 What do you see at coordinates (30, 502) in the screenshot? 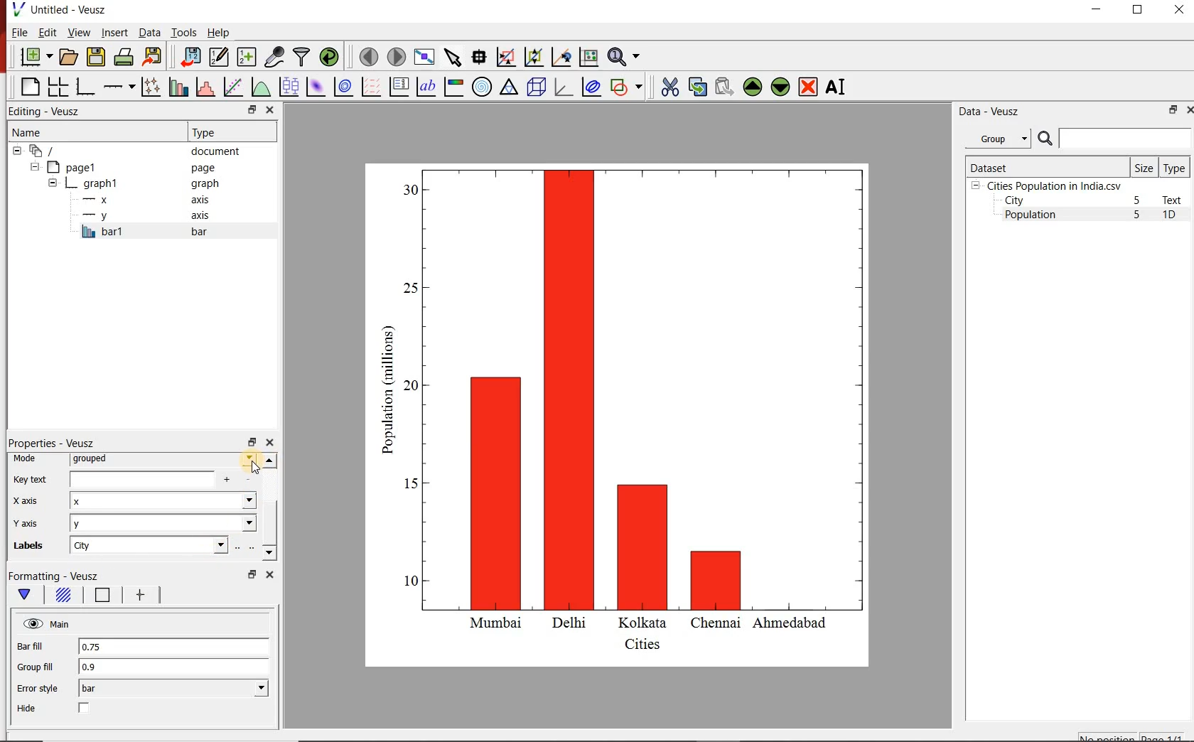
I see `x axis` at bounding box center [30, 502].